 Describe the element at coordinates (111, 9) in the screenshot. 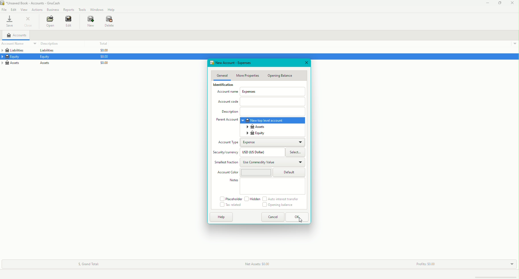

I see `Help` at that location.